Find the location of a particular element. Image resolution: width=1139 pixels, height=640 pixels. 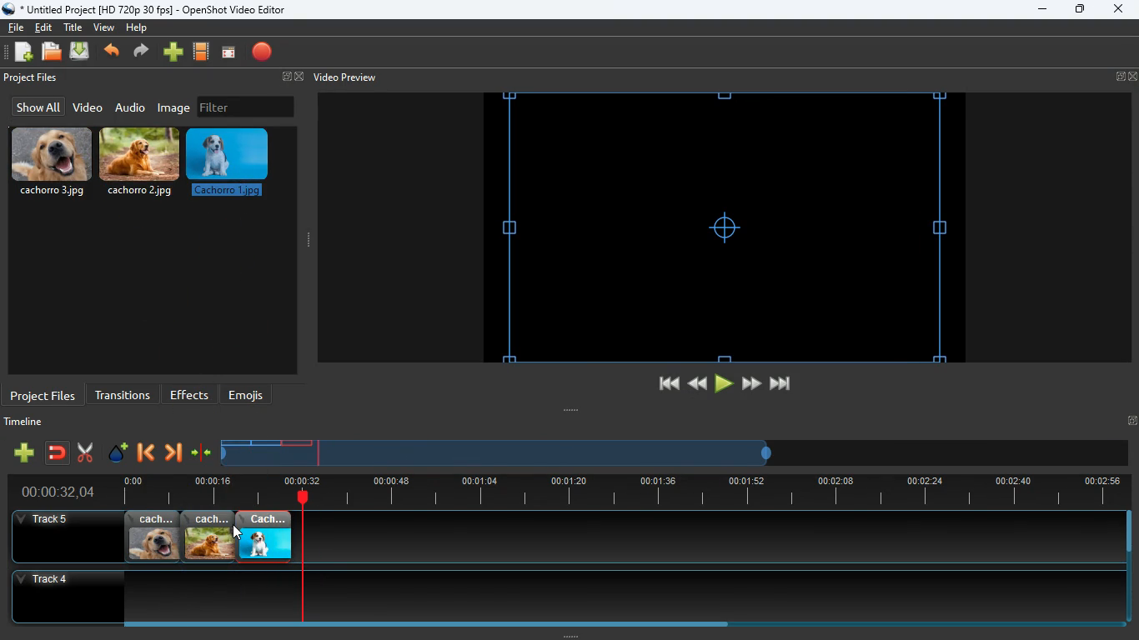

maximize is located at coordinates (1081, 11).